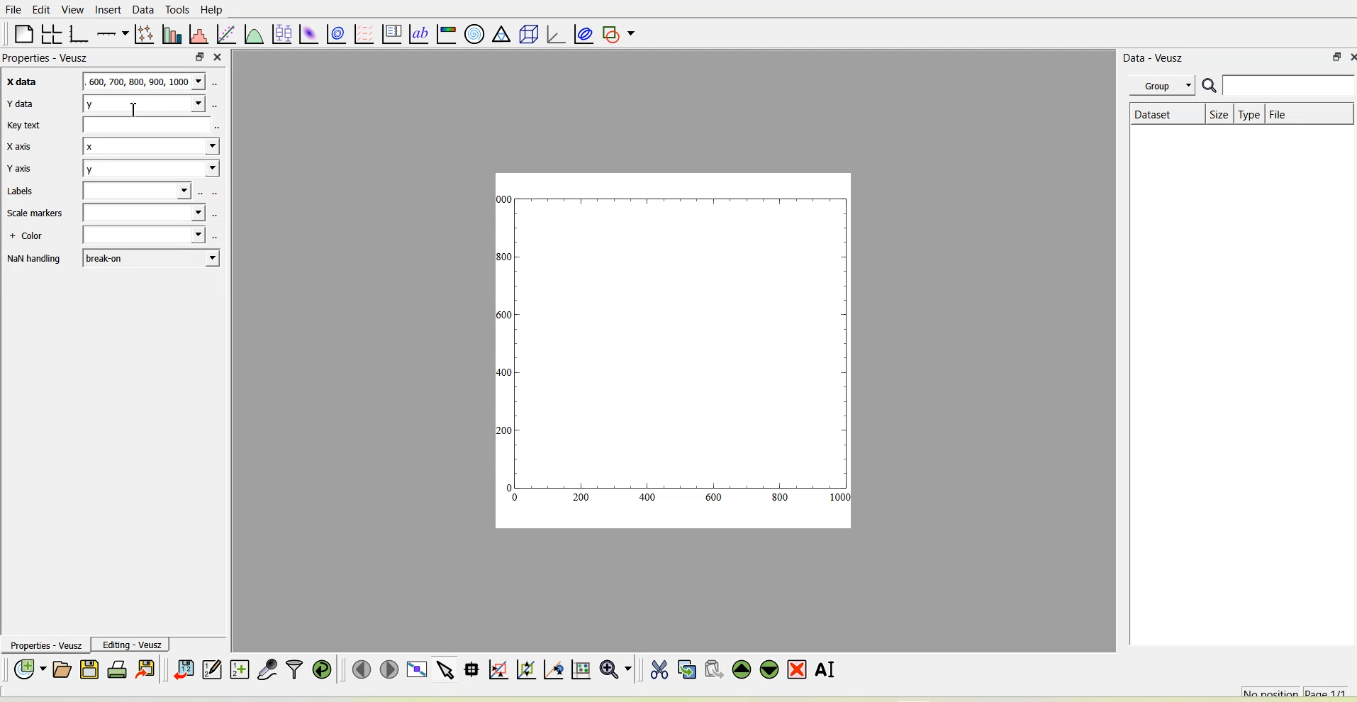 The height and width of the screenshot is (702, 1357). What do you see at coordinates (389, 669) in the screenshot?
I see `Move to the next page` at bounding box center [389, 669].